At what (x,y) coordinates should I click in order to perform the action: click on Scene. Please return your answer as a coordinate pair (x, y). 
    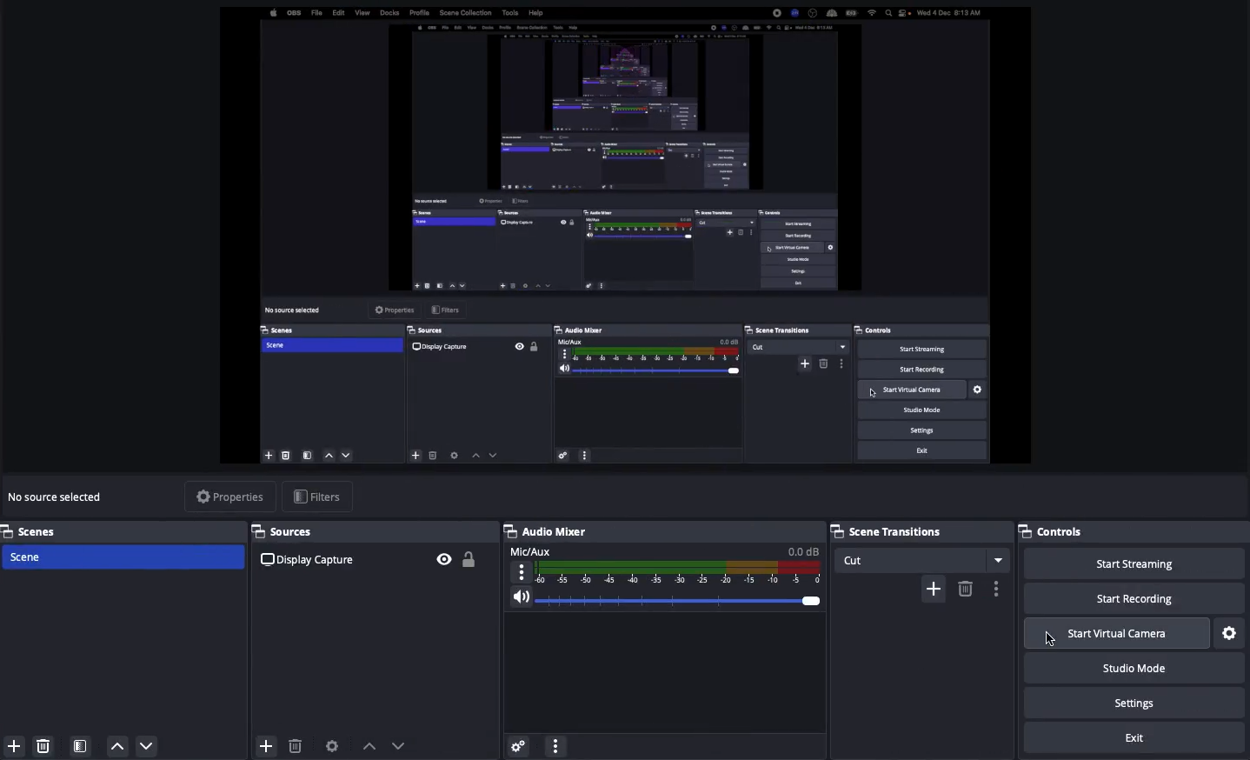
    Looking at the image, I should click on (26, 555).